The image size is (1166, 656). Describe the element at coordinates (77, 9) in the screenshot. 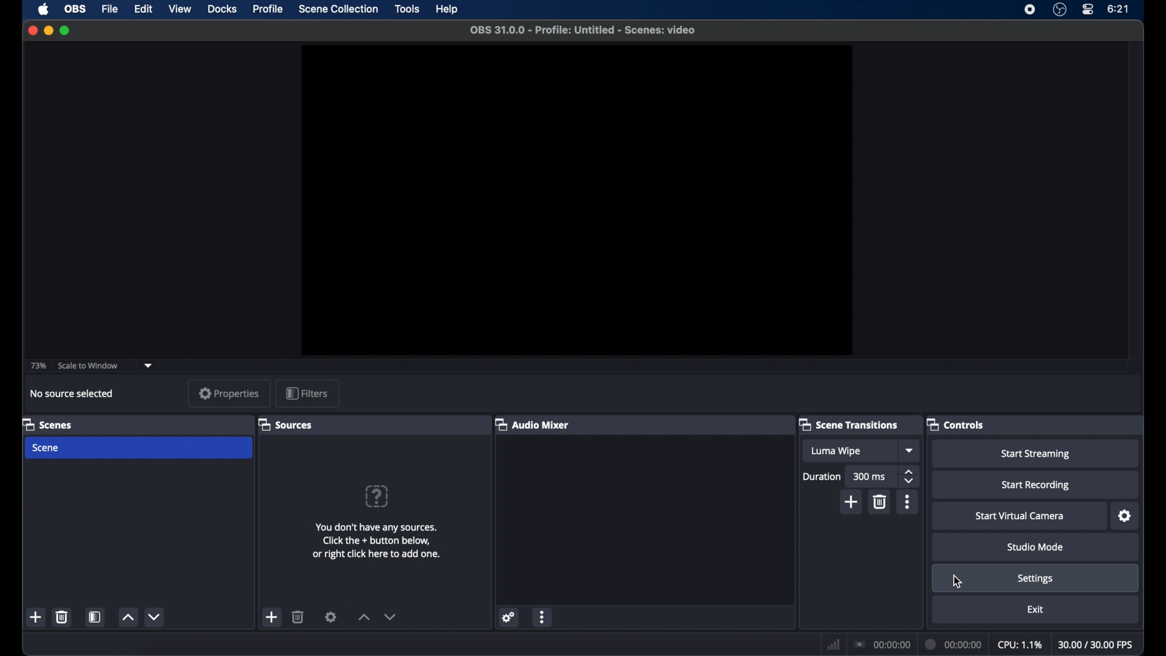

I see `obs` at that location.